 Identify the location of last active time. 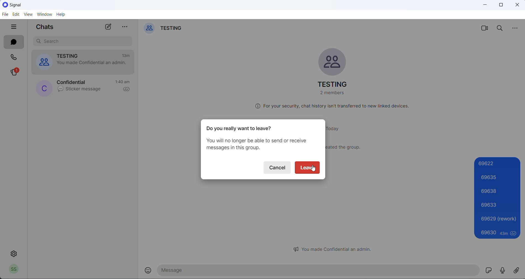
(127, 55).